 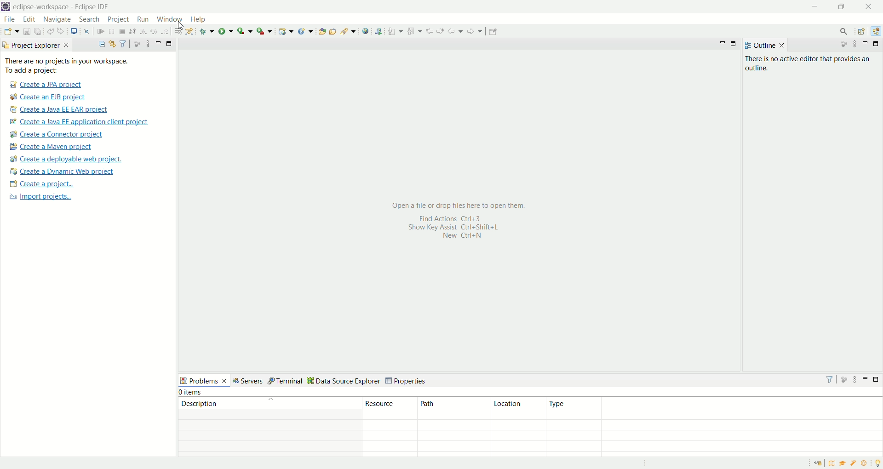 What do you see at coordinates (441, 30) in the screenshot?
I see `next edit location` at bounding box center [441, 30].